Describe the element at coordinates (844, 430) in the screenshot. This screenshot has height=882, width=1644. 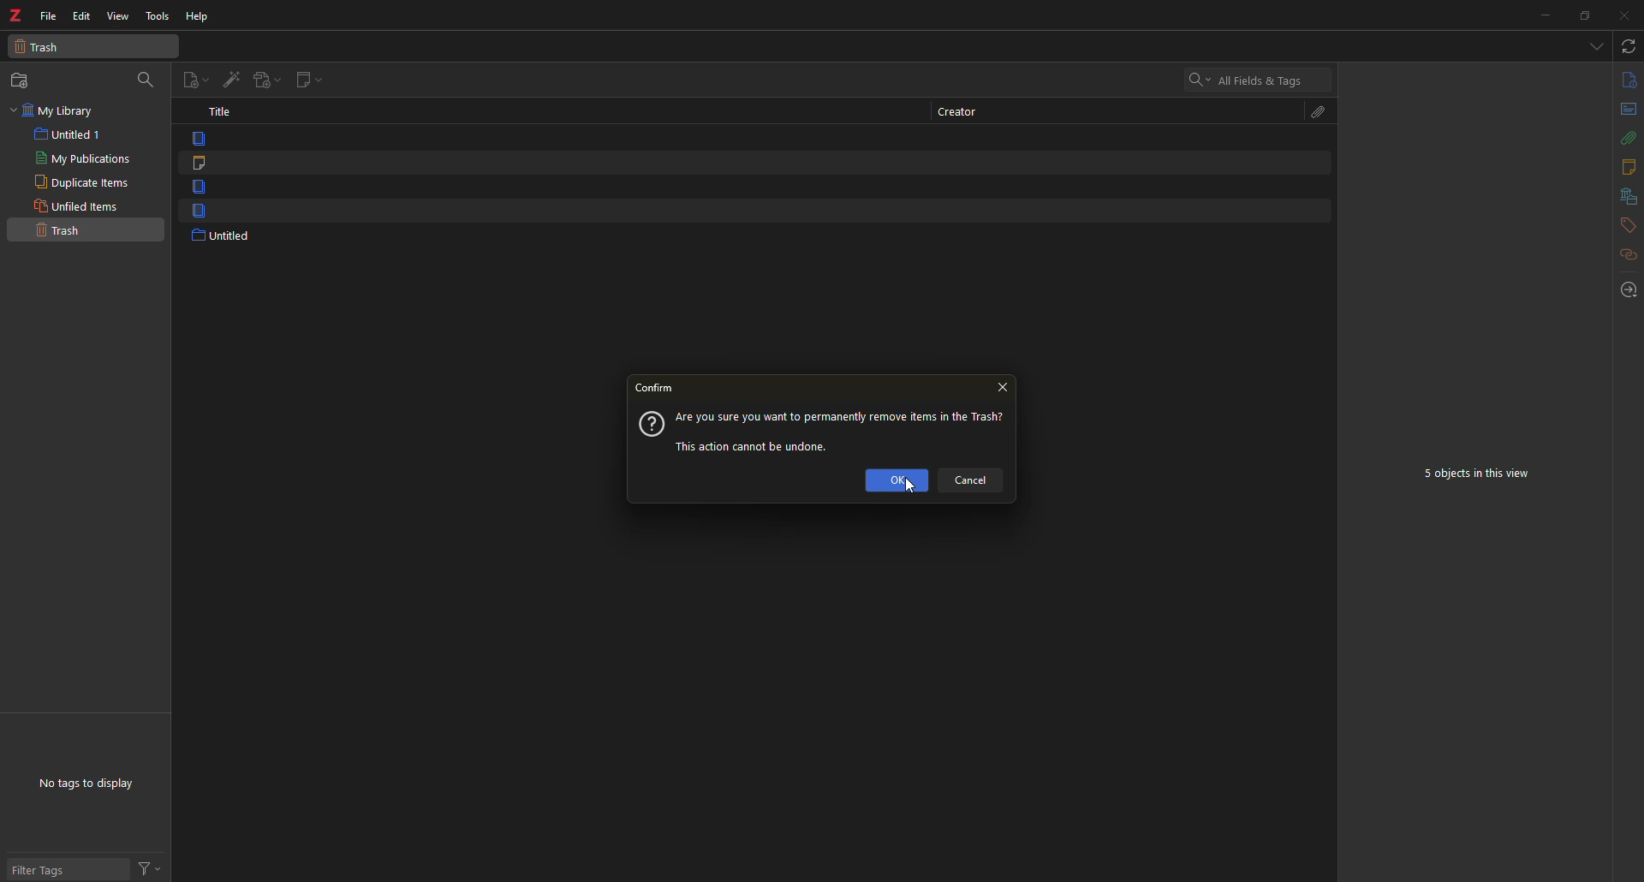
I see `message` at that location.